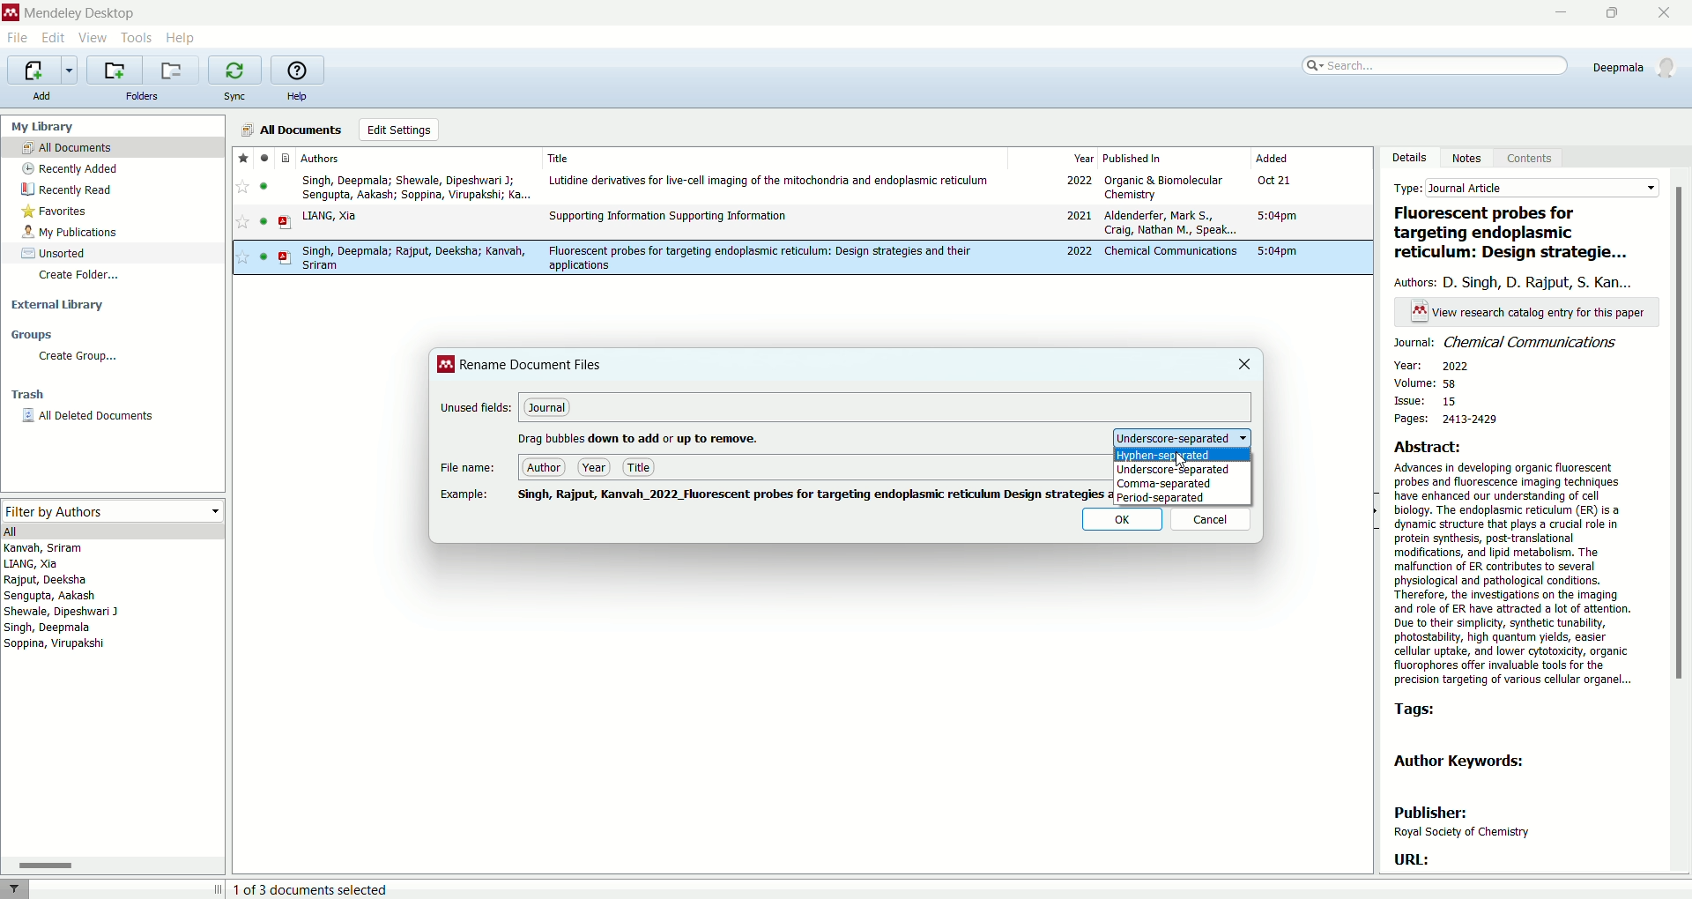  What do you see at coordinates (1525, 563) in the screenshot?
I see `abstract` at bounding box center [1525, 563].